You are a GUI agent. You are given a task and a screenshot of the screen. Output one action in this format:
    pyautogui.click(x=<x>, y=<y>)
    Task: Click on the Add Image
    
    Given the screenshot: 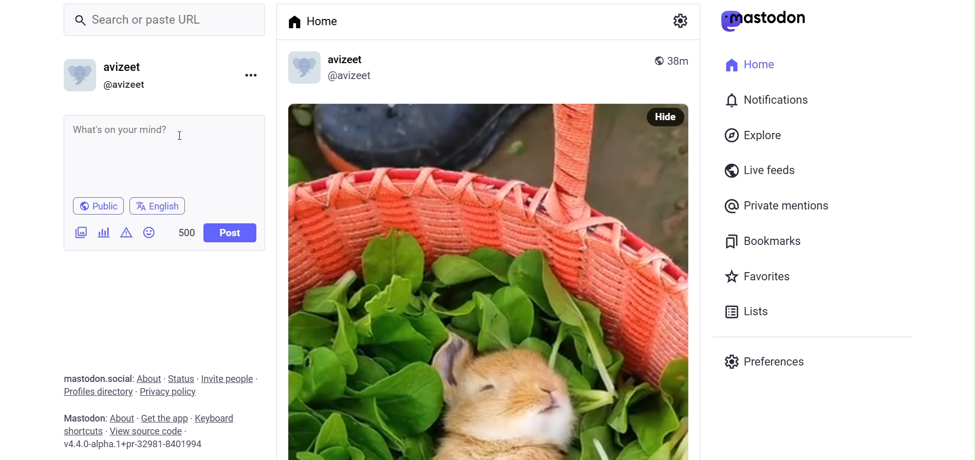 What is the action you would take?
    pyautogui.click(x=81, y=232)
    